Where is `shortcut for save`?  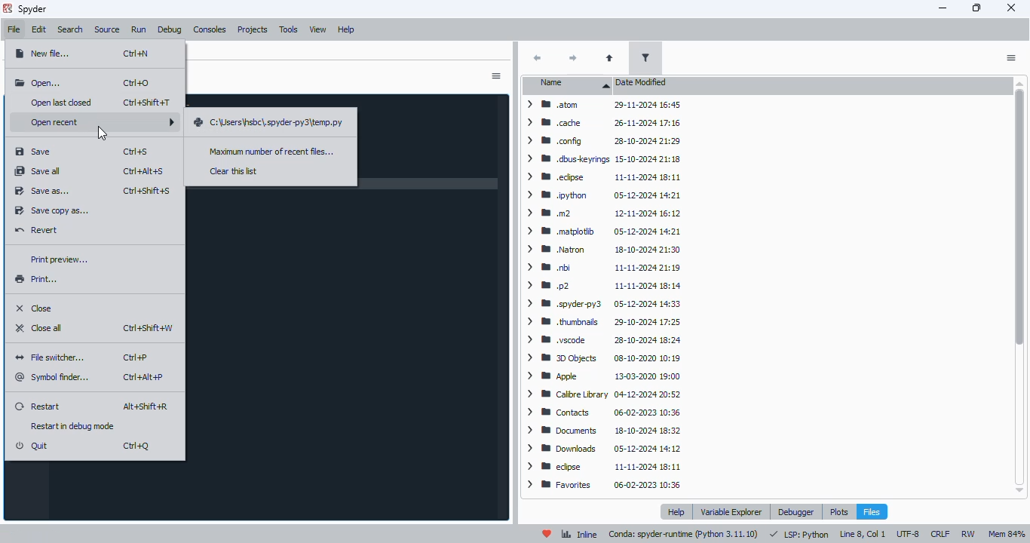 shortcut for save is located at coordinates (136, 152).